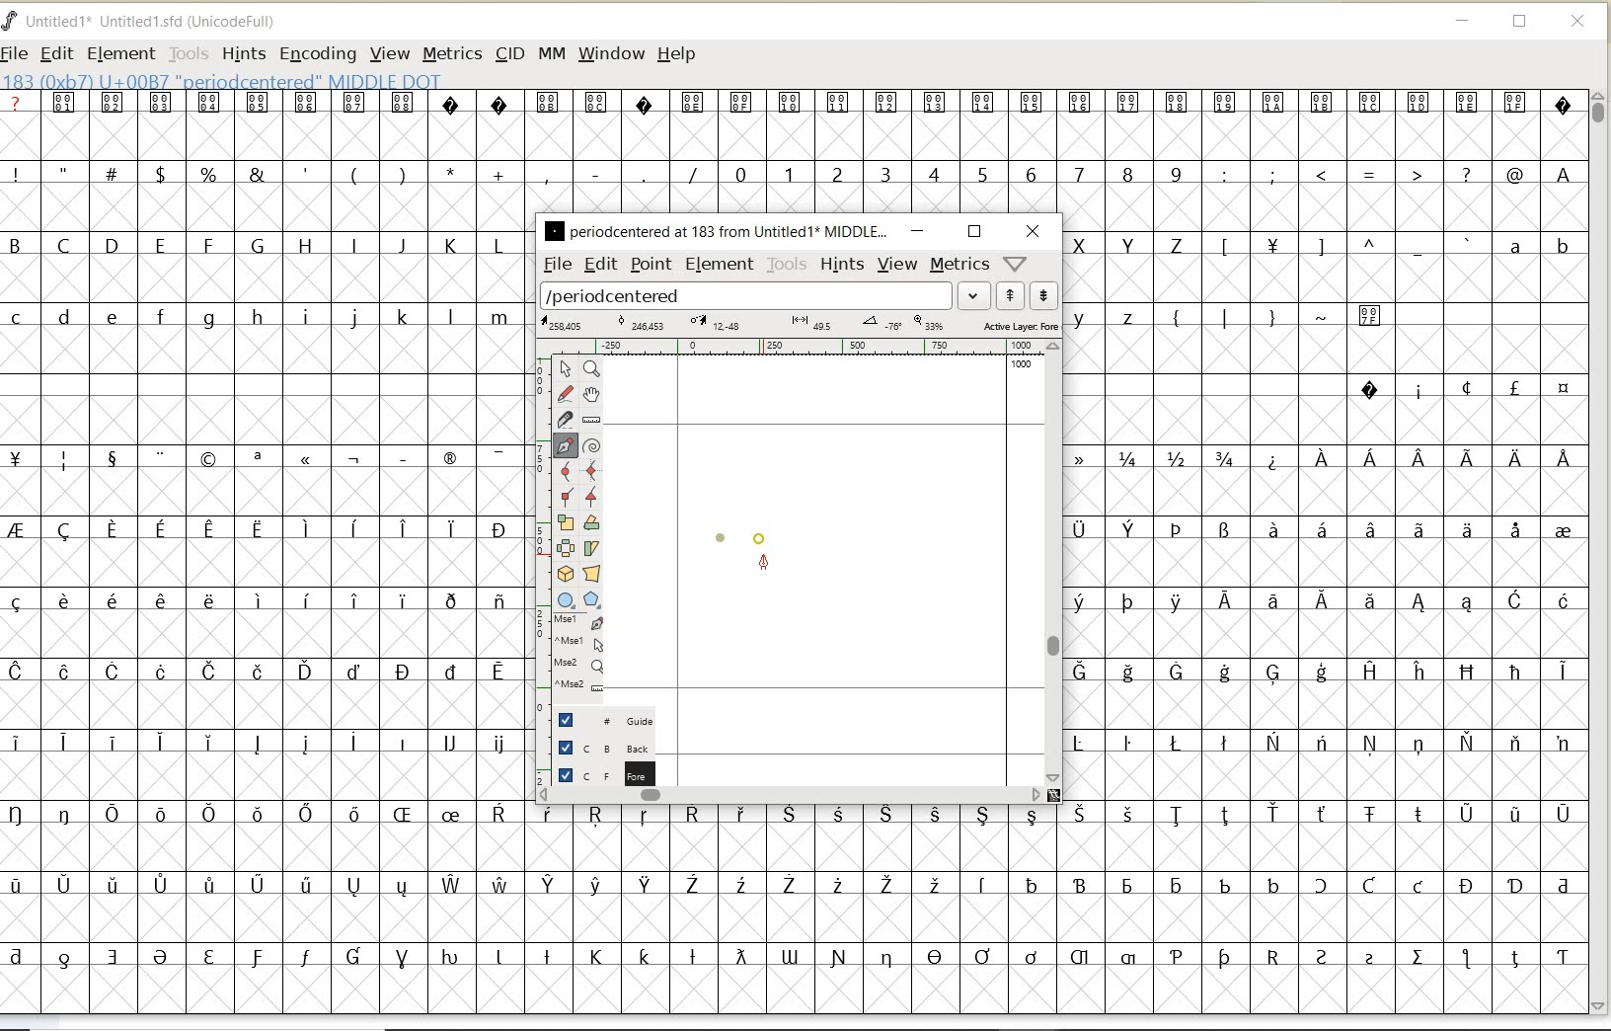 This screenshot has width=1611, height=1031. I want to click on TOOLS, so click(189, 53).